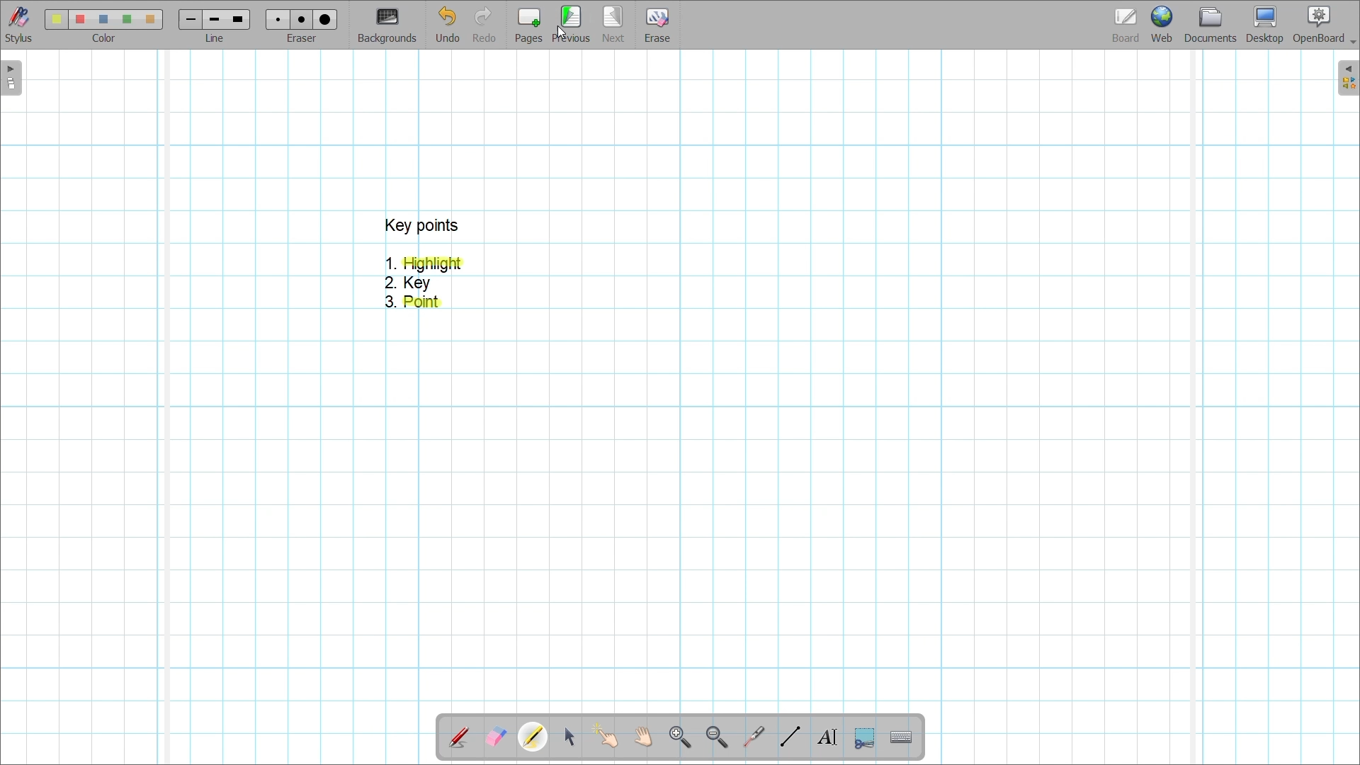 This screenshot has width=1360, height=765. What do you see at coordinates (218, 39) in the screenshot?
I see `line` at bounding box center [218, 39].